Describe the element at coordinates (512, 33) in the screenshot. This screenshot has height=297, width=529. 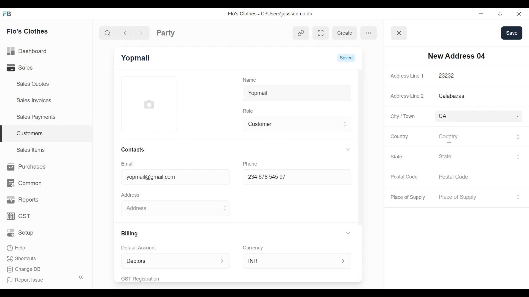
I see `save` at that location.